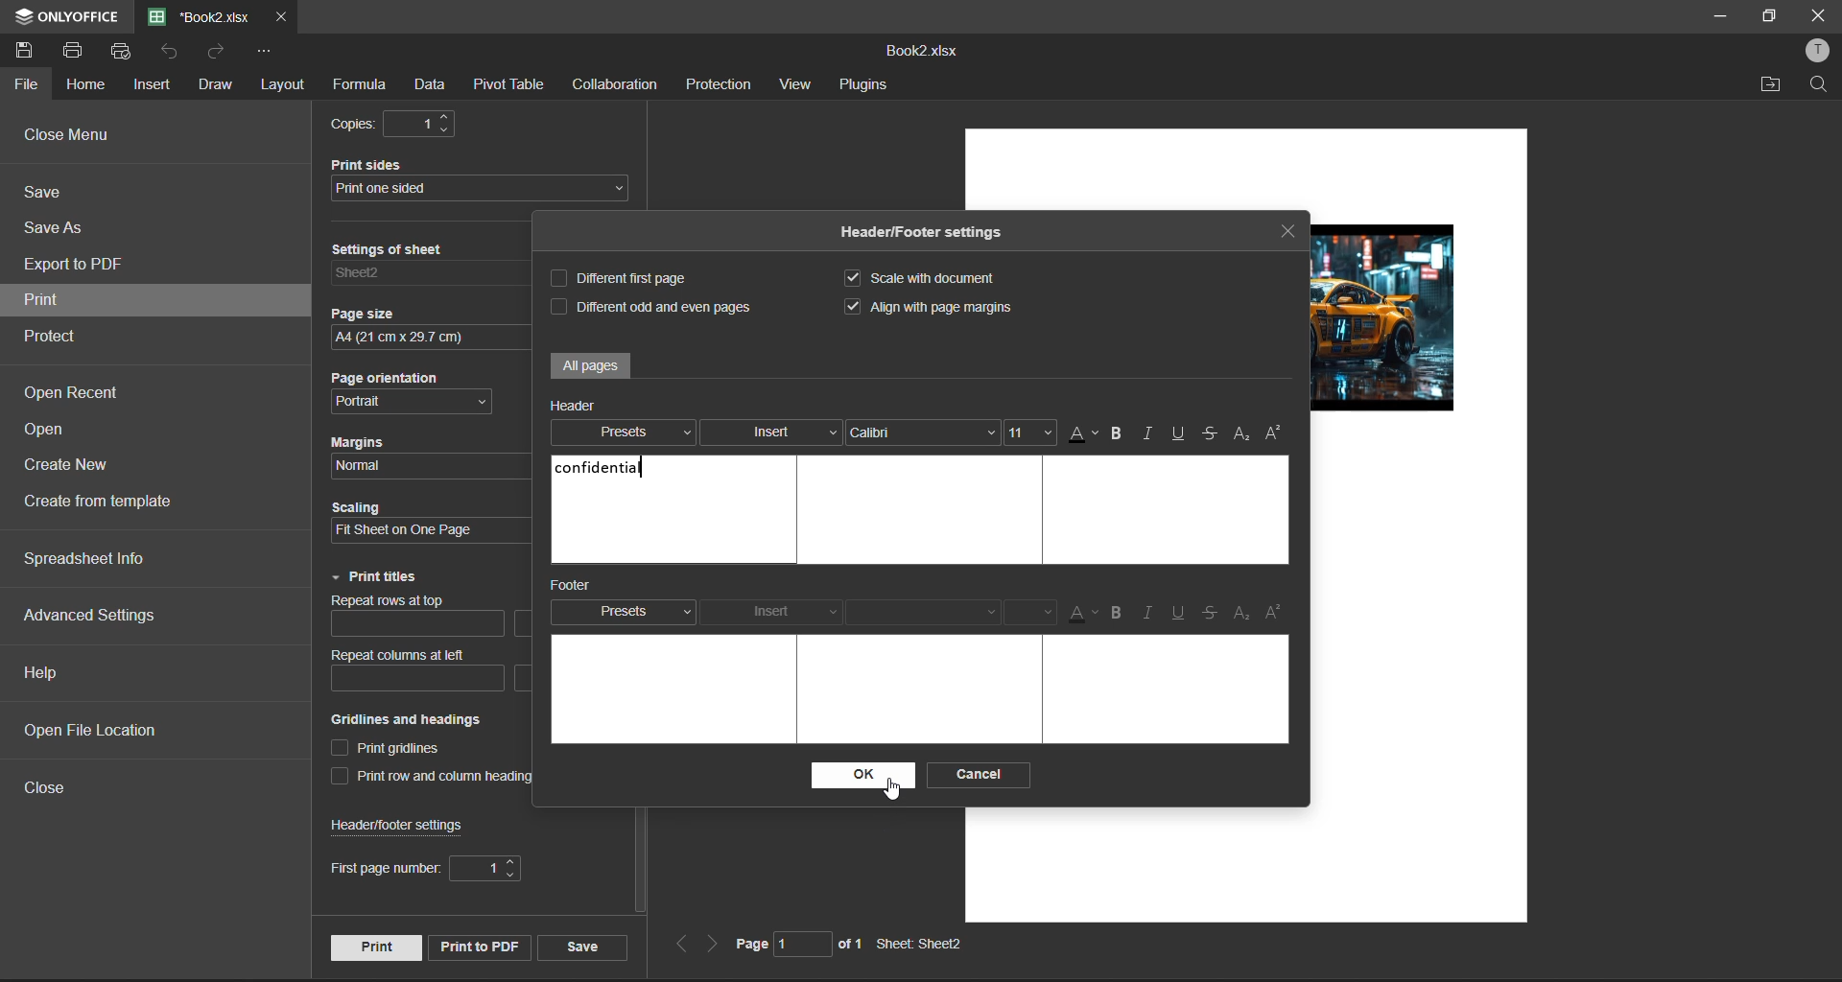 This screenshot has width=1842, height=982. I want to click on scale with document, so click(929, 278).